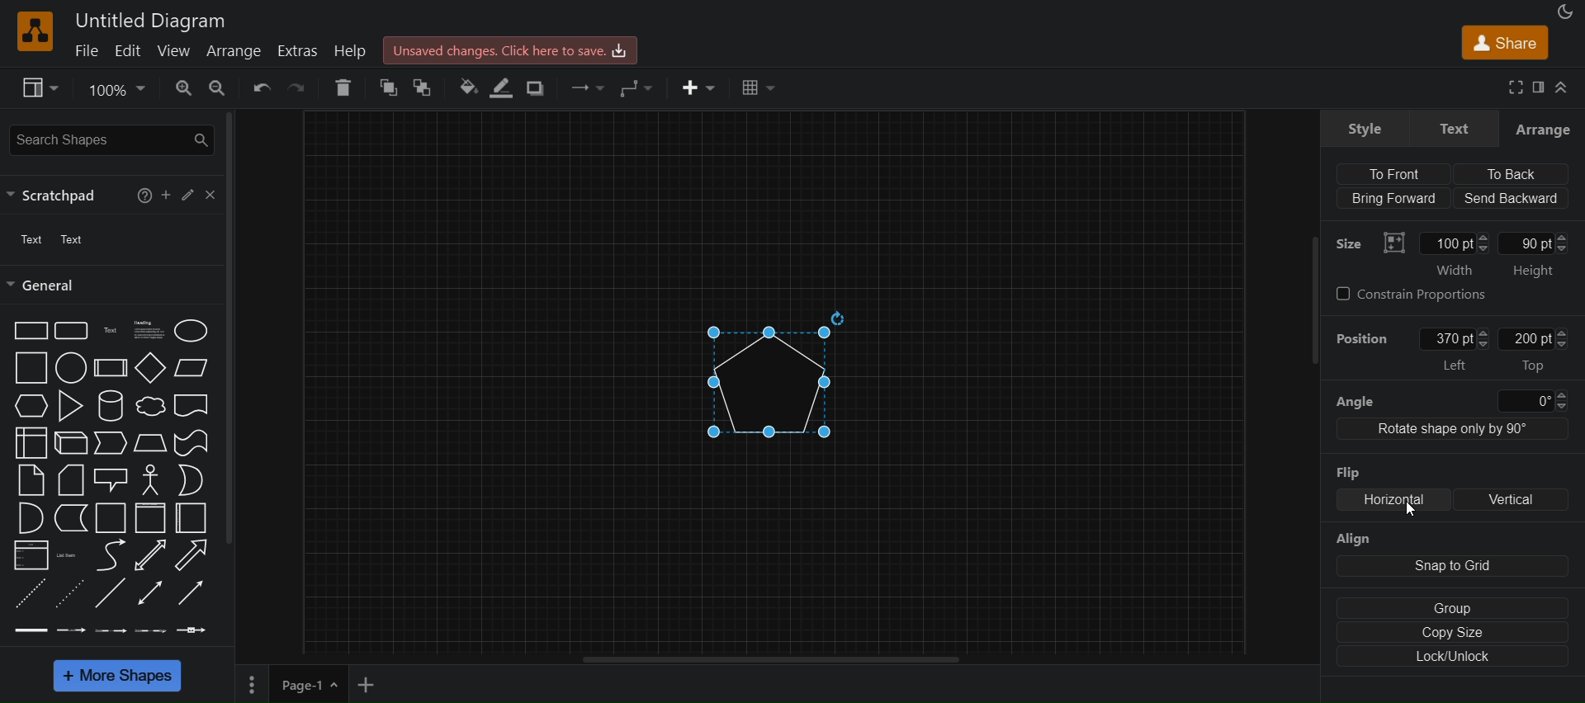  Describe the element at coordinates (1364, 128) in the screenshot. I see `style` at that location.